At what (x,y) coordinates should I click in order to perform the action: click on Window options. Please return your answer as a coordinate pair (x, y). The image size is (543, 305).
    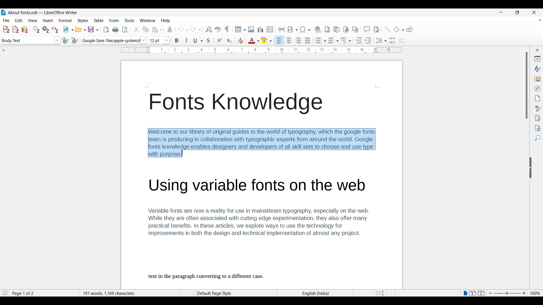
    Looking at the image, I should click on (148, 20).